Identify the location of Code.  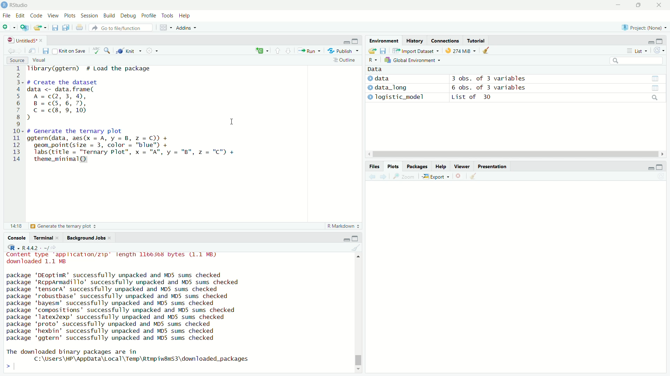
(35, 16).